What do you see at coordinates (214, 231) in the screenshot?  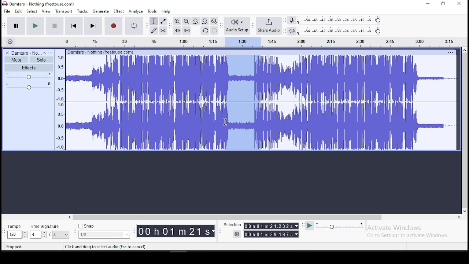 I see `drop down` at bounding box center [214, 231].